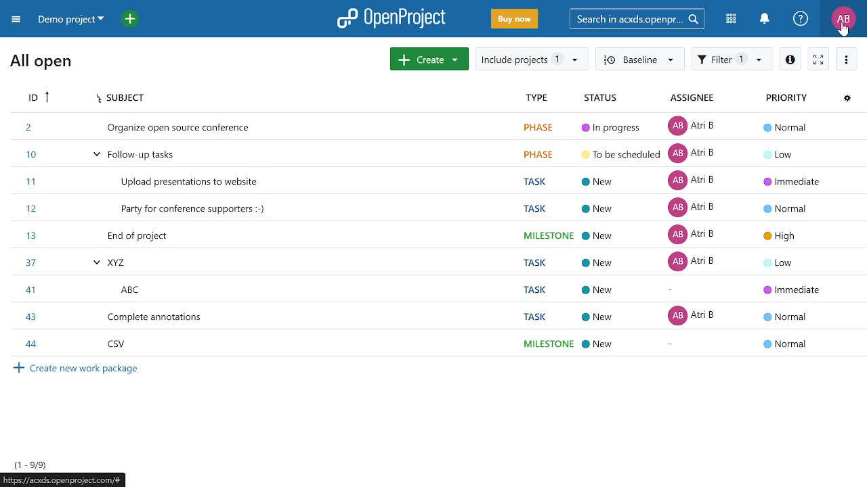  What do you see at coordinates (99, 375) in the screenshot?
I see `Create new work package` at bounding box center [99, 375].